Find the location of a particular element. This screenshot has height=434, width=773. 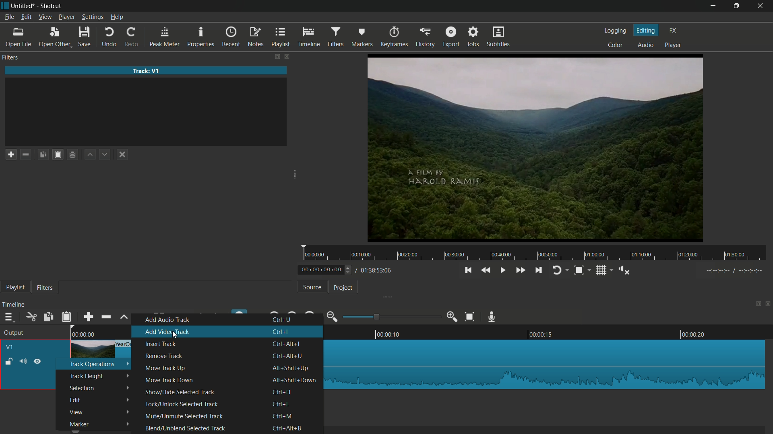

key shortcut is located at coordinates (286, 344).